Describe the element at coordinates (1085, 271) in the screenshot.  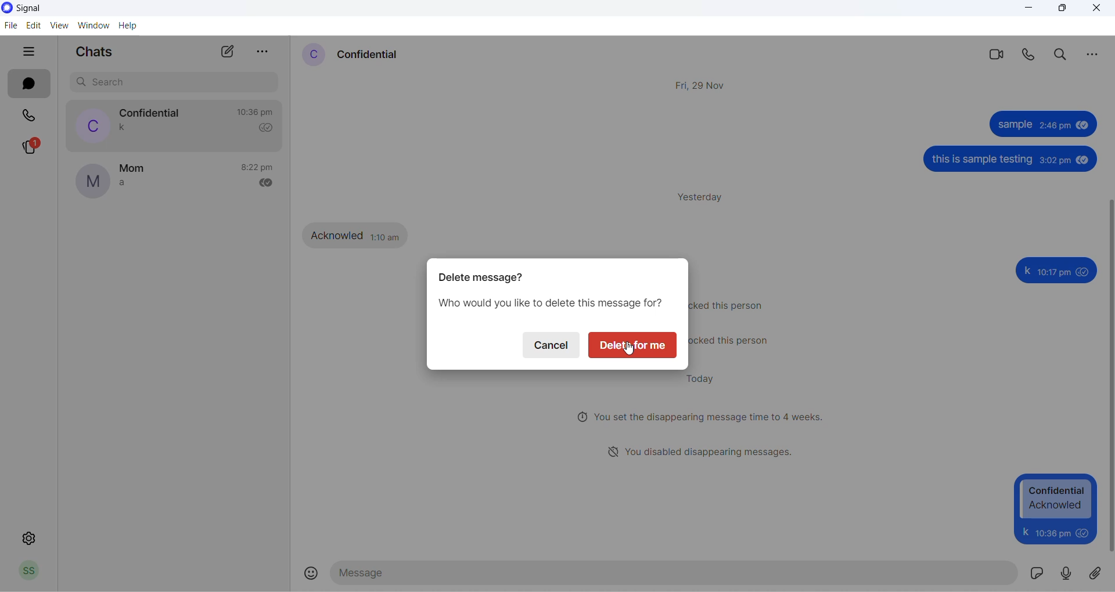
I see `seen` at that location.